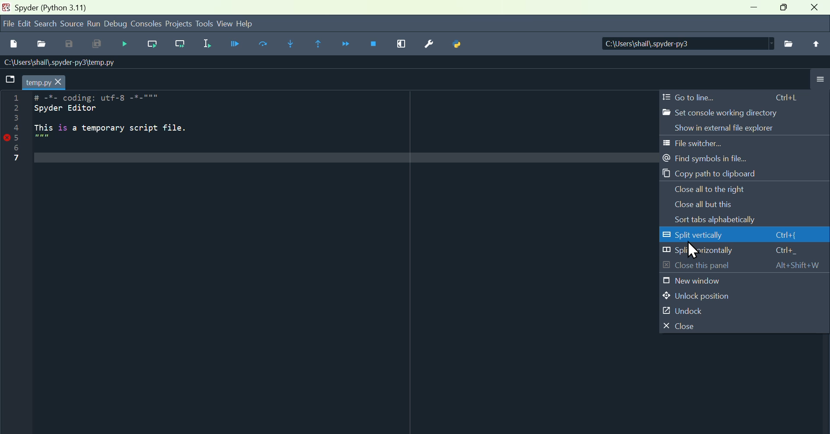 This screenshot has height=434, width=830. What do you see at coordinates (249, 23) in the screenshot?
I see `help` at bounding box center [249, 23].